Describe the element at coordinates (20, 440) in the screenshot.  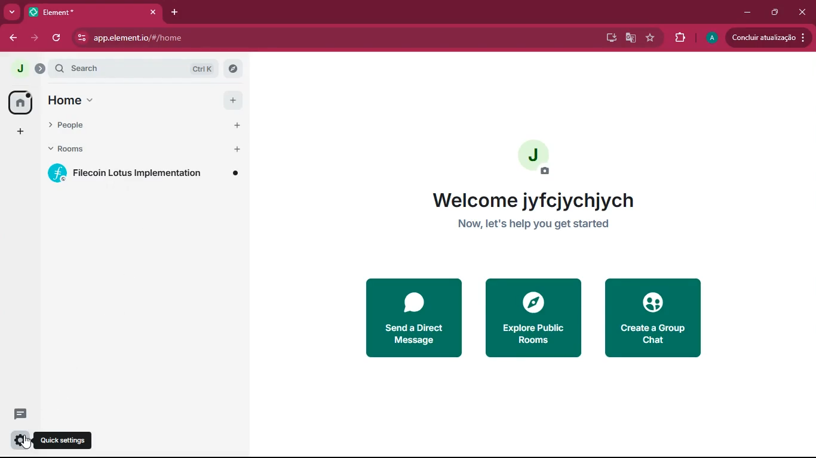
I see `settings` at that location.